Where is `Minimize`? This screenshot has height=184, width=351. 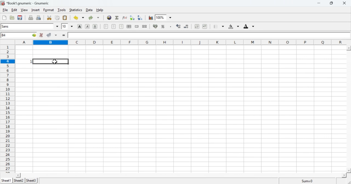
Minimize is located at coordinates (319, 3).